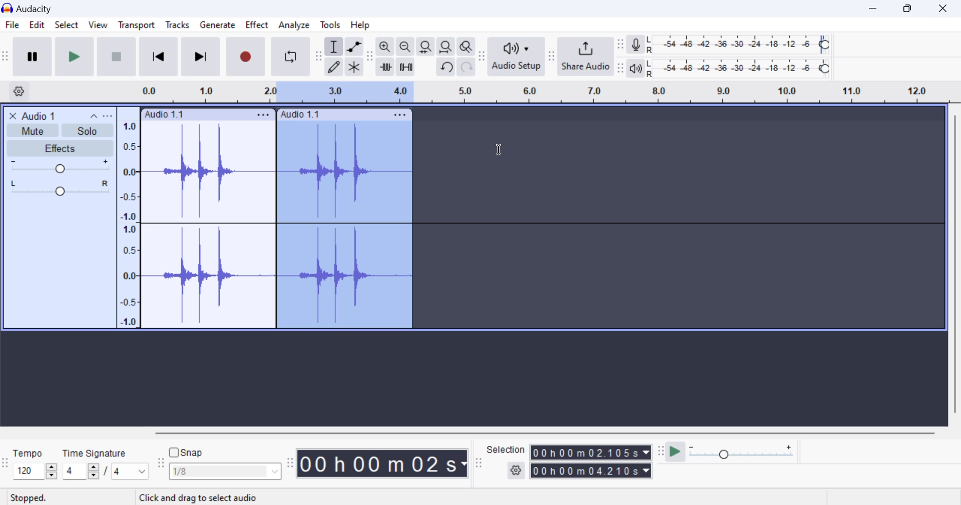 The image size is (961, 505). What do you see at coordinates (406, 68) in the screenshot?
I see `silence audio selection` at bounding box center [406, 68].